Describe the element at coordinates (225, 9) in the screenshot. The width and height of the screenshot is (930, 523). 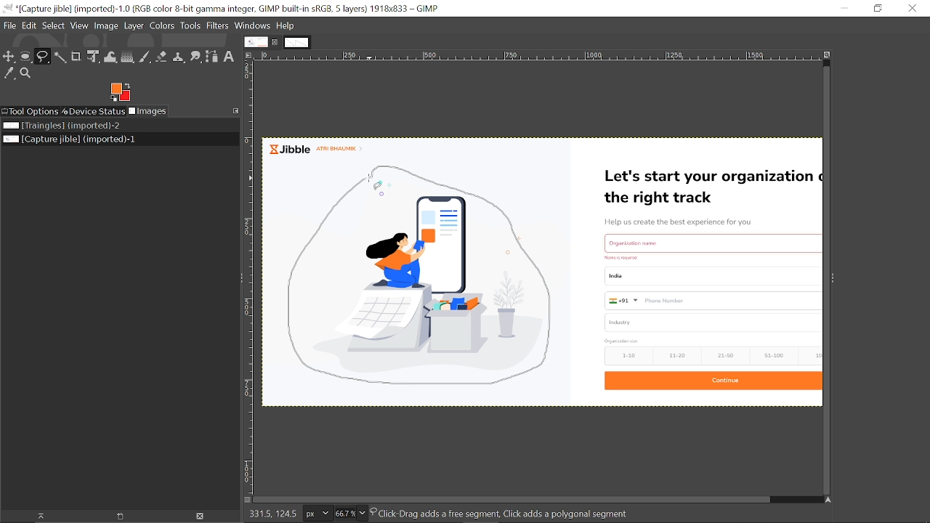
I see `Current window ` at that location.